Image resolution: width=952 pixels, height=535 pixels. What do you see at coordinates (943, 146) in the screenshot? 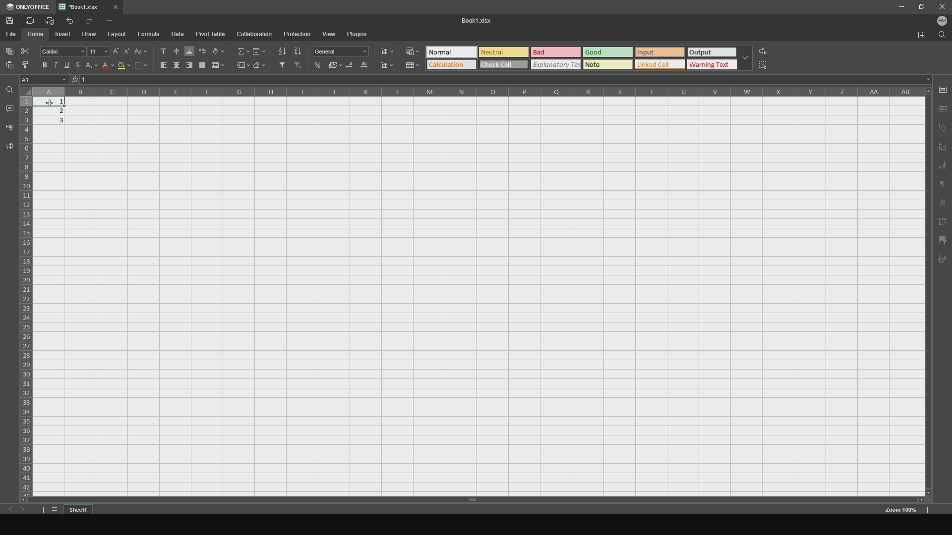
I see `page` at bounding box center [943, 146].